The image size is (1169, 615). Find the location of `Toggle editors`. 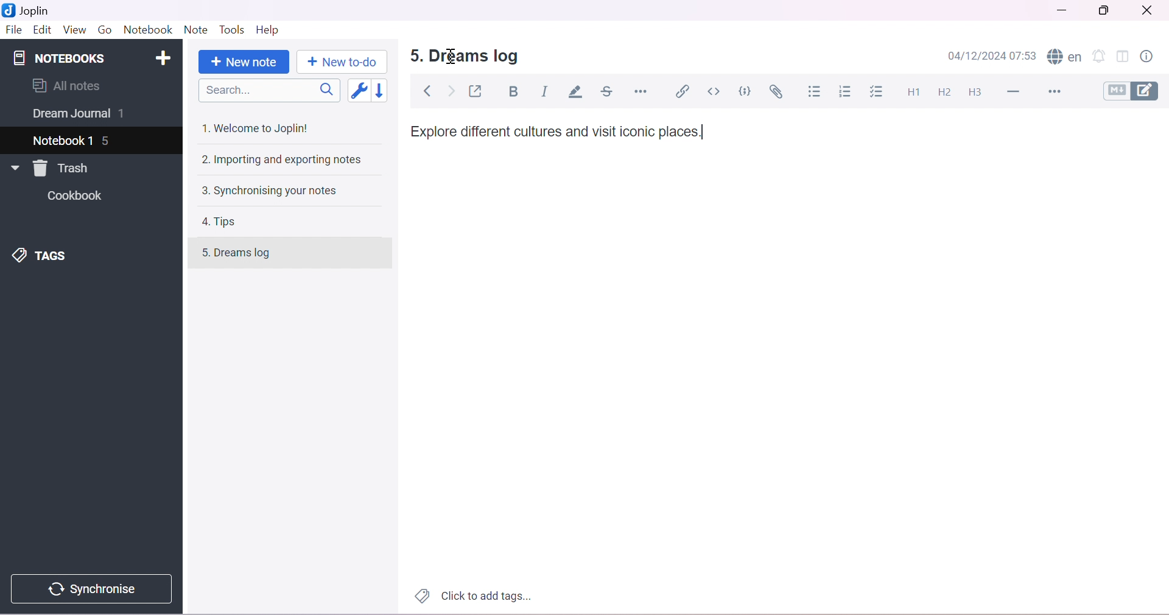

Toggle editors is located at coordinates (1134, 91).